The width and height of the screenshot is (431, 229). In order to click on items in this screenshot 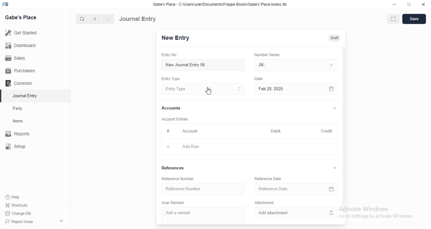, I will do `click(22, 122)`.